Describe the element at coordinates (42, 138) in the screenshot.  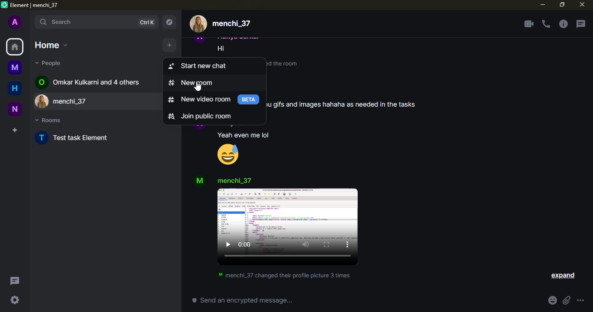
I see `Profile initial` at that location.